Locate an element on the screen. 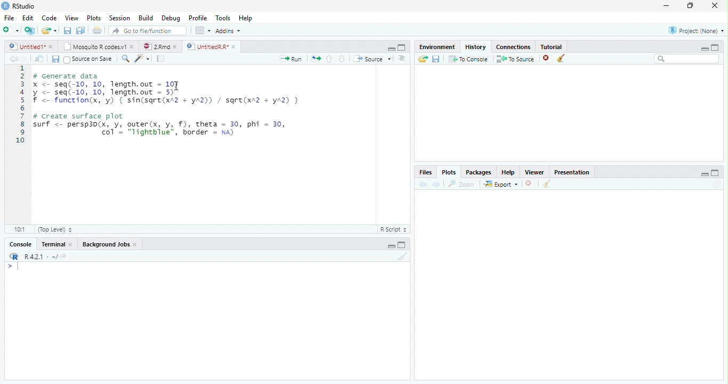 The image size is (728, 384). Addins is located at coordinates (228, 31).